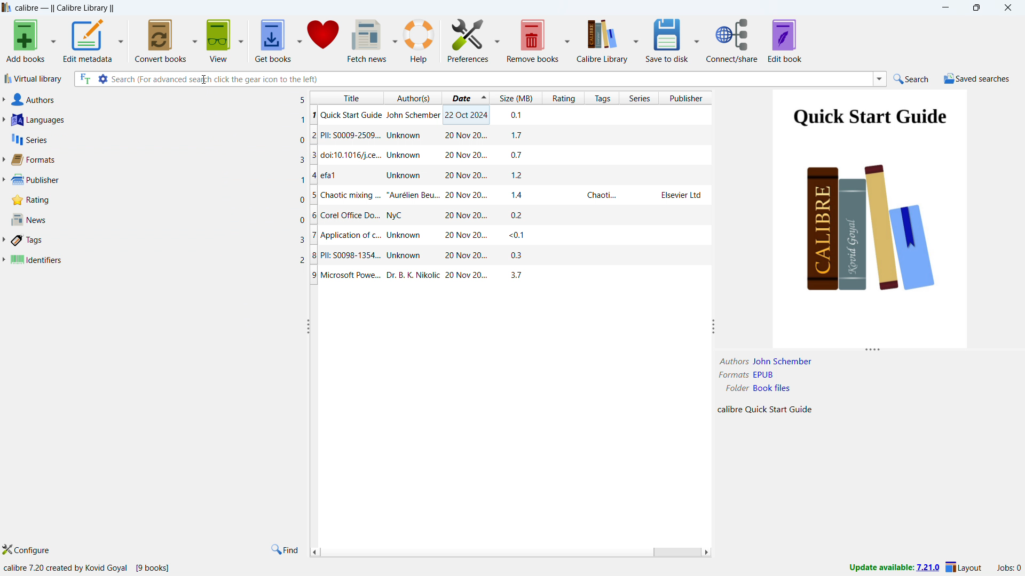  Describe the element at coordinates (157, 241) in the screenshot. I see `tags` at that location.